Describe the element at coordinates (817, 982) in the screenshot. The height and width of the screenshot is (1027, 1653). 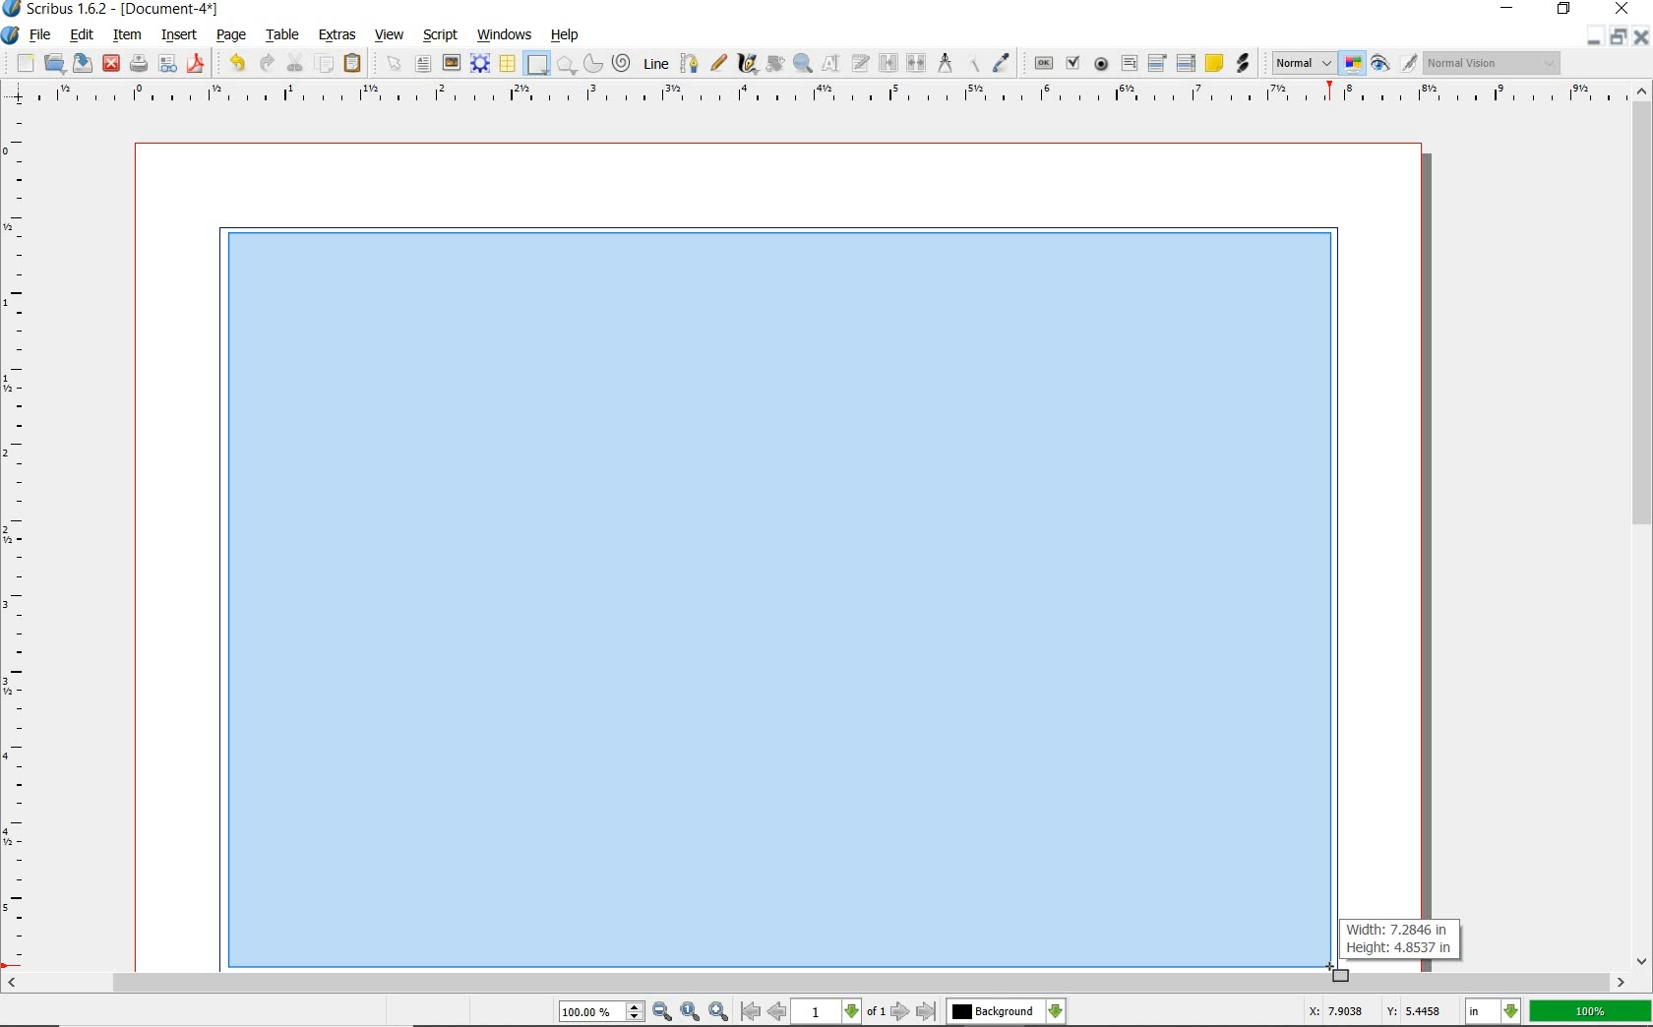
I see `scrollbar` at that location.